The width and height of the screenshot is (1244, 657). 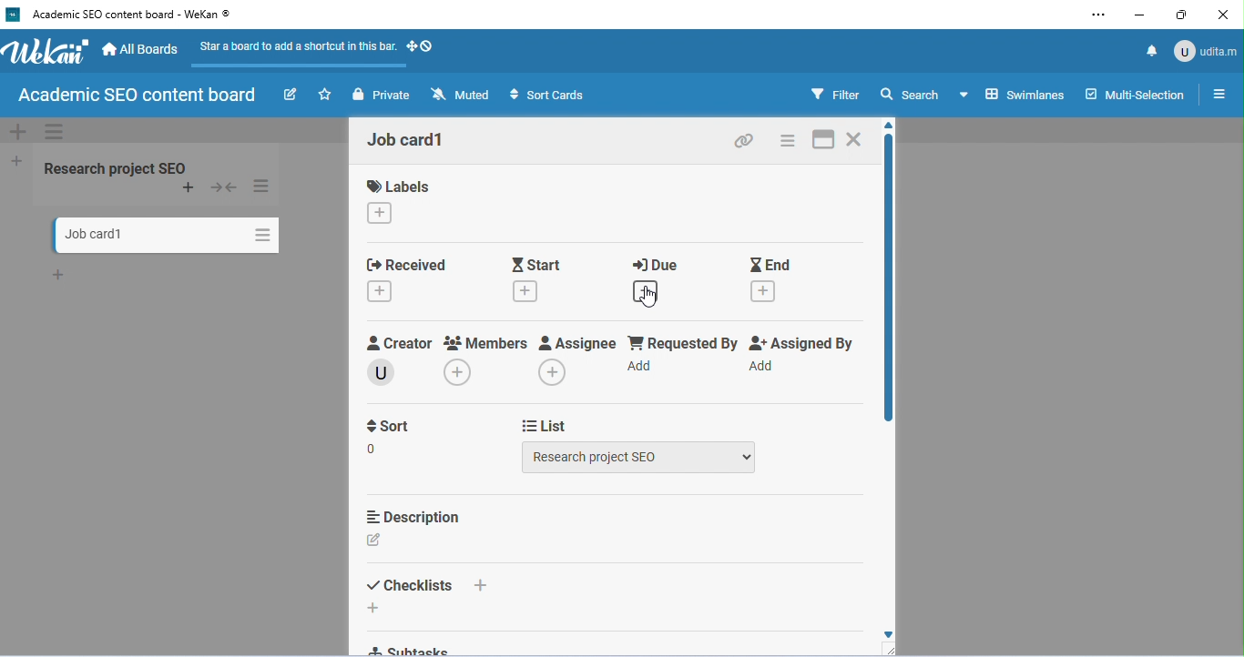 I want to click on maximize card, so click(x=825, y=140).